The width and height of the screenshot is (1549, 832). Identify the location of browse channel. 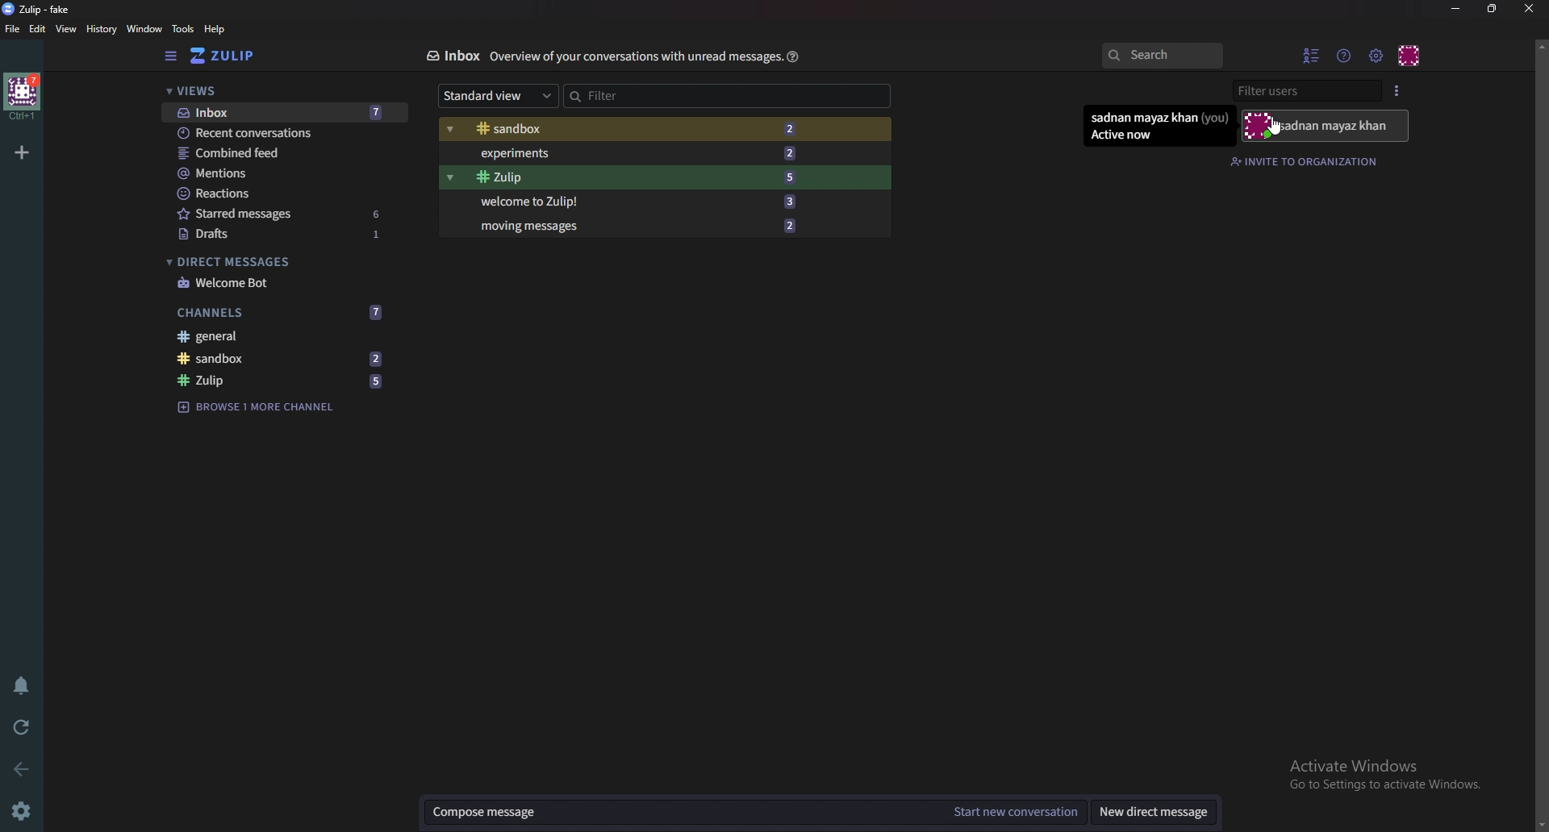
(255, 408).